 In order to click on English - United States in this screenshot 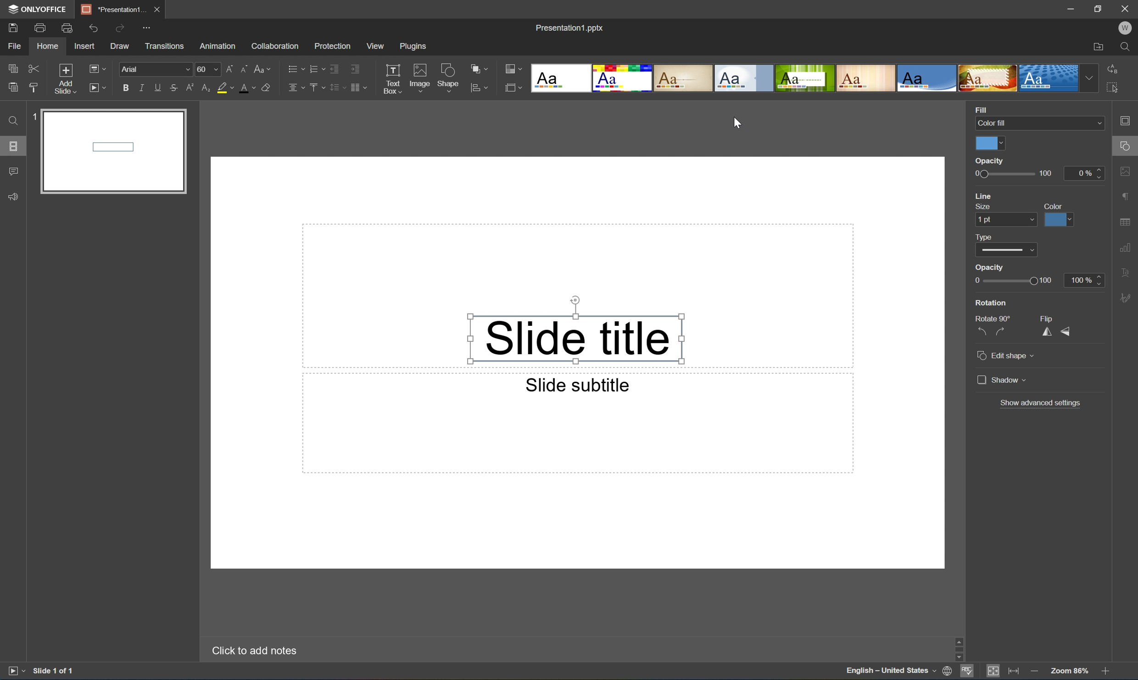, I will do `click(891, 673)`.